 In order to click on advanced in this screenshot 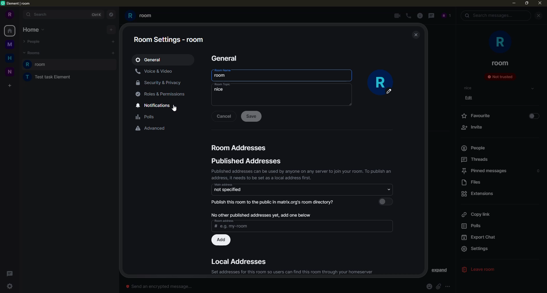, I will do `click(150, 129)`.